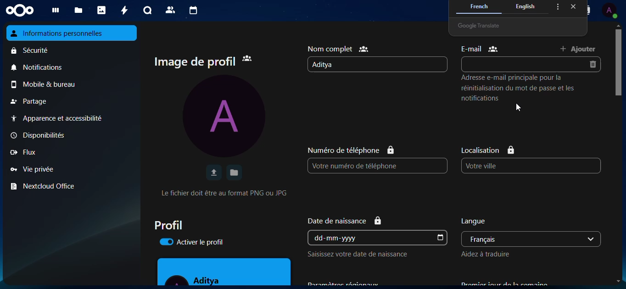 The height and width of the screenshot is (289, 626). What do you see at coordinates (352, 220) in the screenshot?
I see `date of birth` at bounding box center [352, 220].